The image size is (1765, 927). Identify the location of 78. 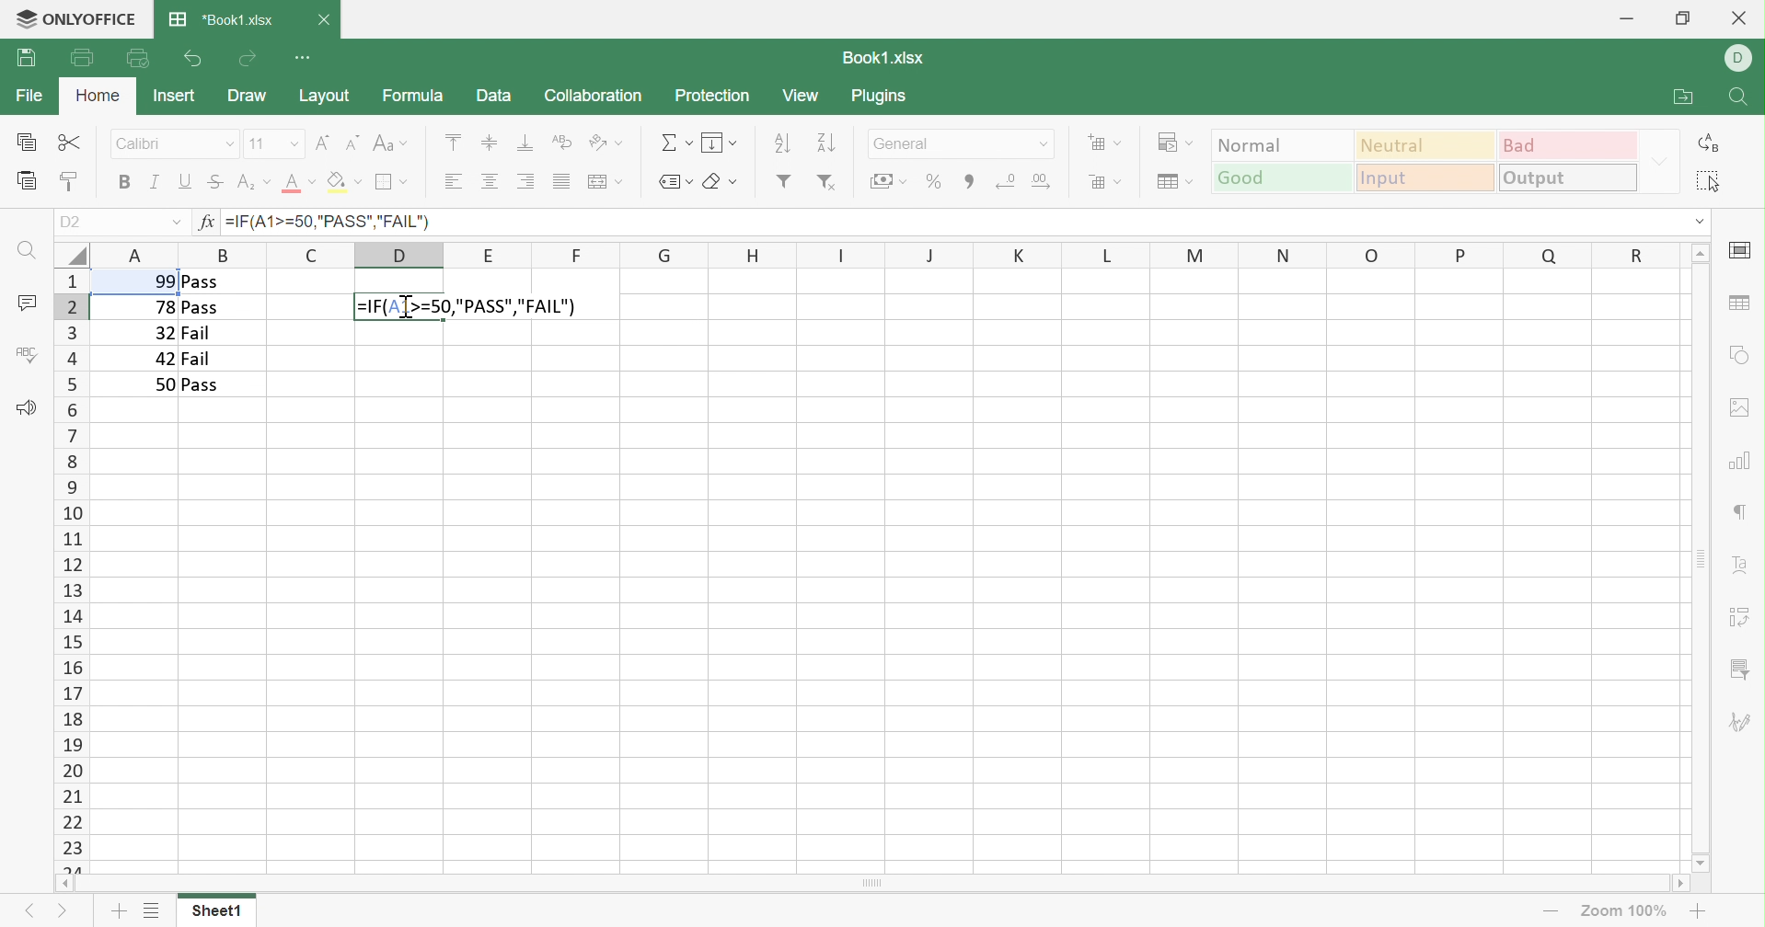
(162, 308).